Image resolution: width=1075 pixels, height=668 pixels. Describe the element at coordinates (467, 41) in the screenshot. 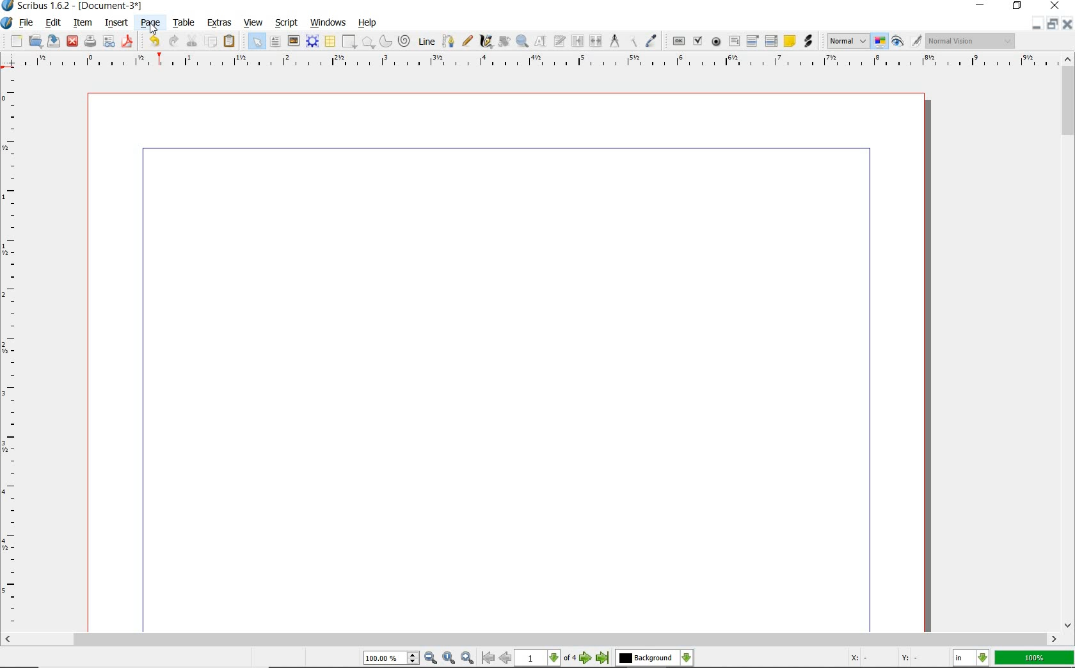

I see `freehand line` at that location.